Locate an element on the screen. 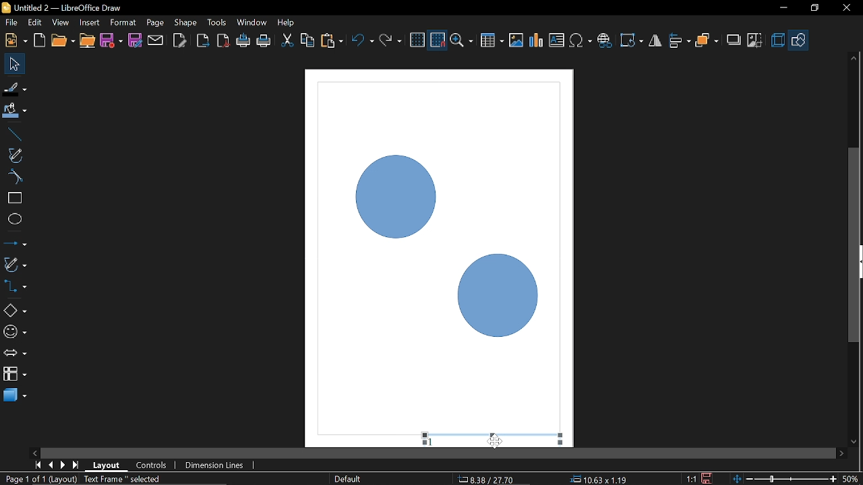 The width and height of the screenshot is (863, 485). Shape is located at coordinates (186, 22).